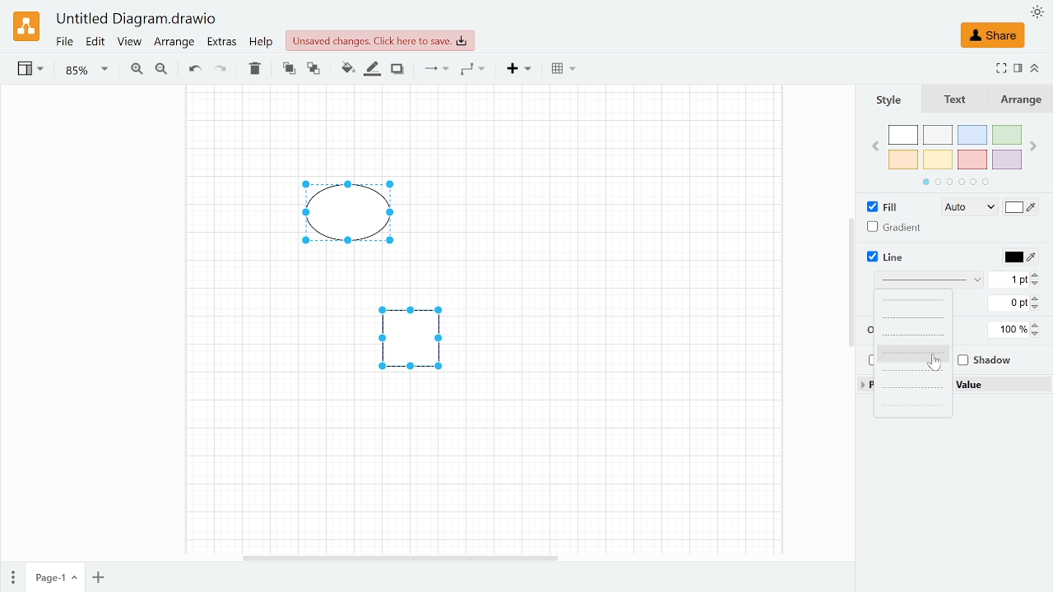  I want to click on Increase Opacity, so click(1037, 325).